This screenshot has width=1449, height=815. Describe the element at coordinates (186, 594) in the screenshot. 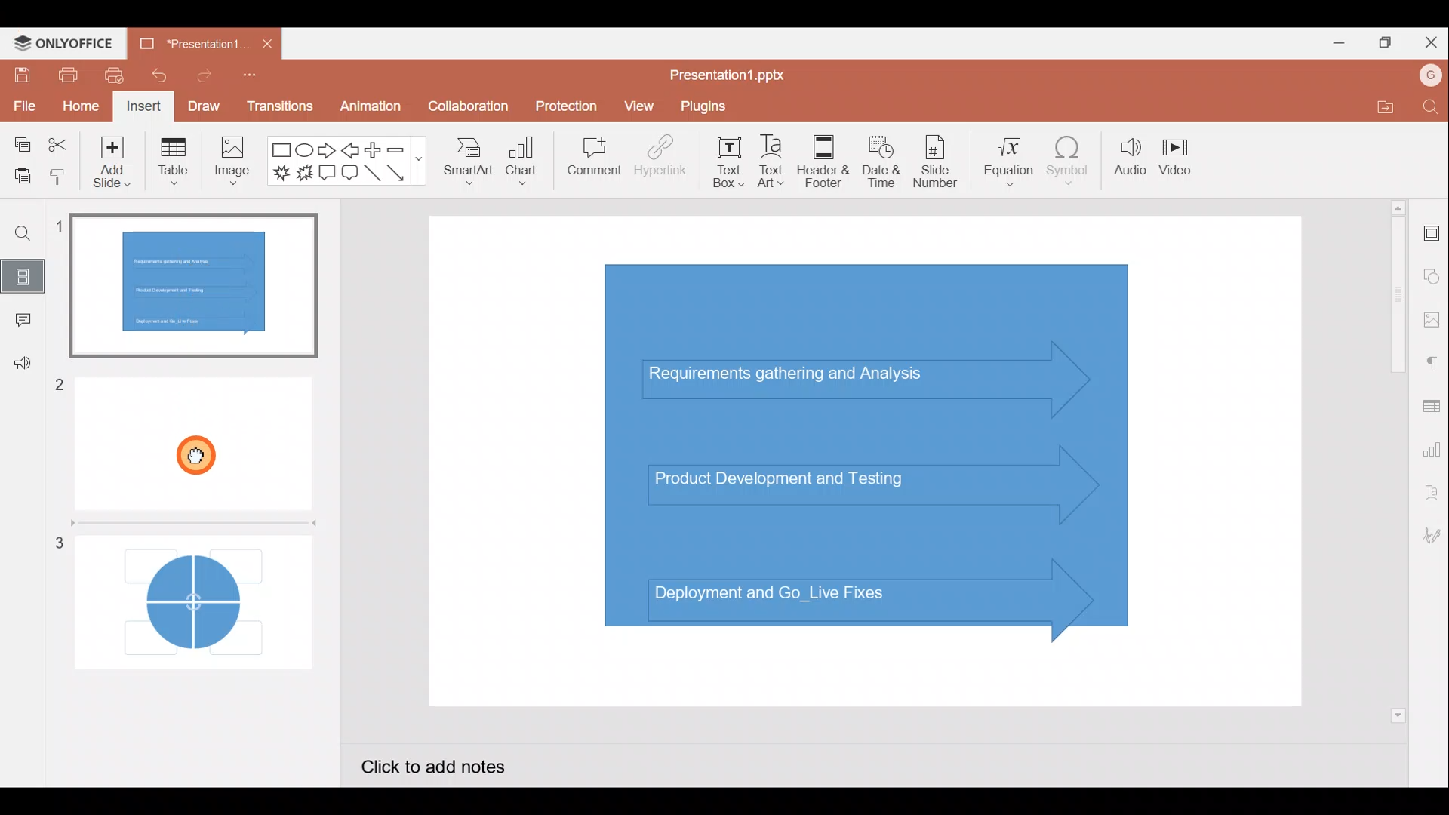

I see `Slide 3` at that location.